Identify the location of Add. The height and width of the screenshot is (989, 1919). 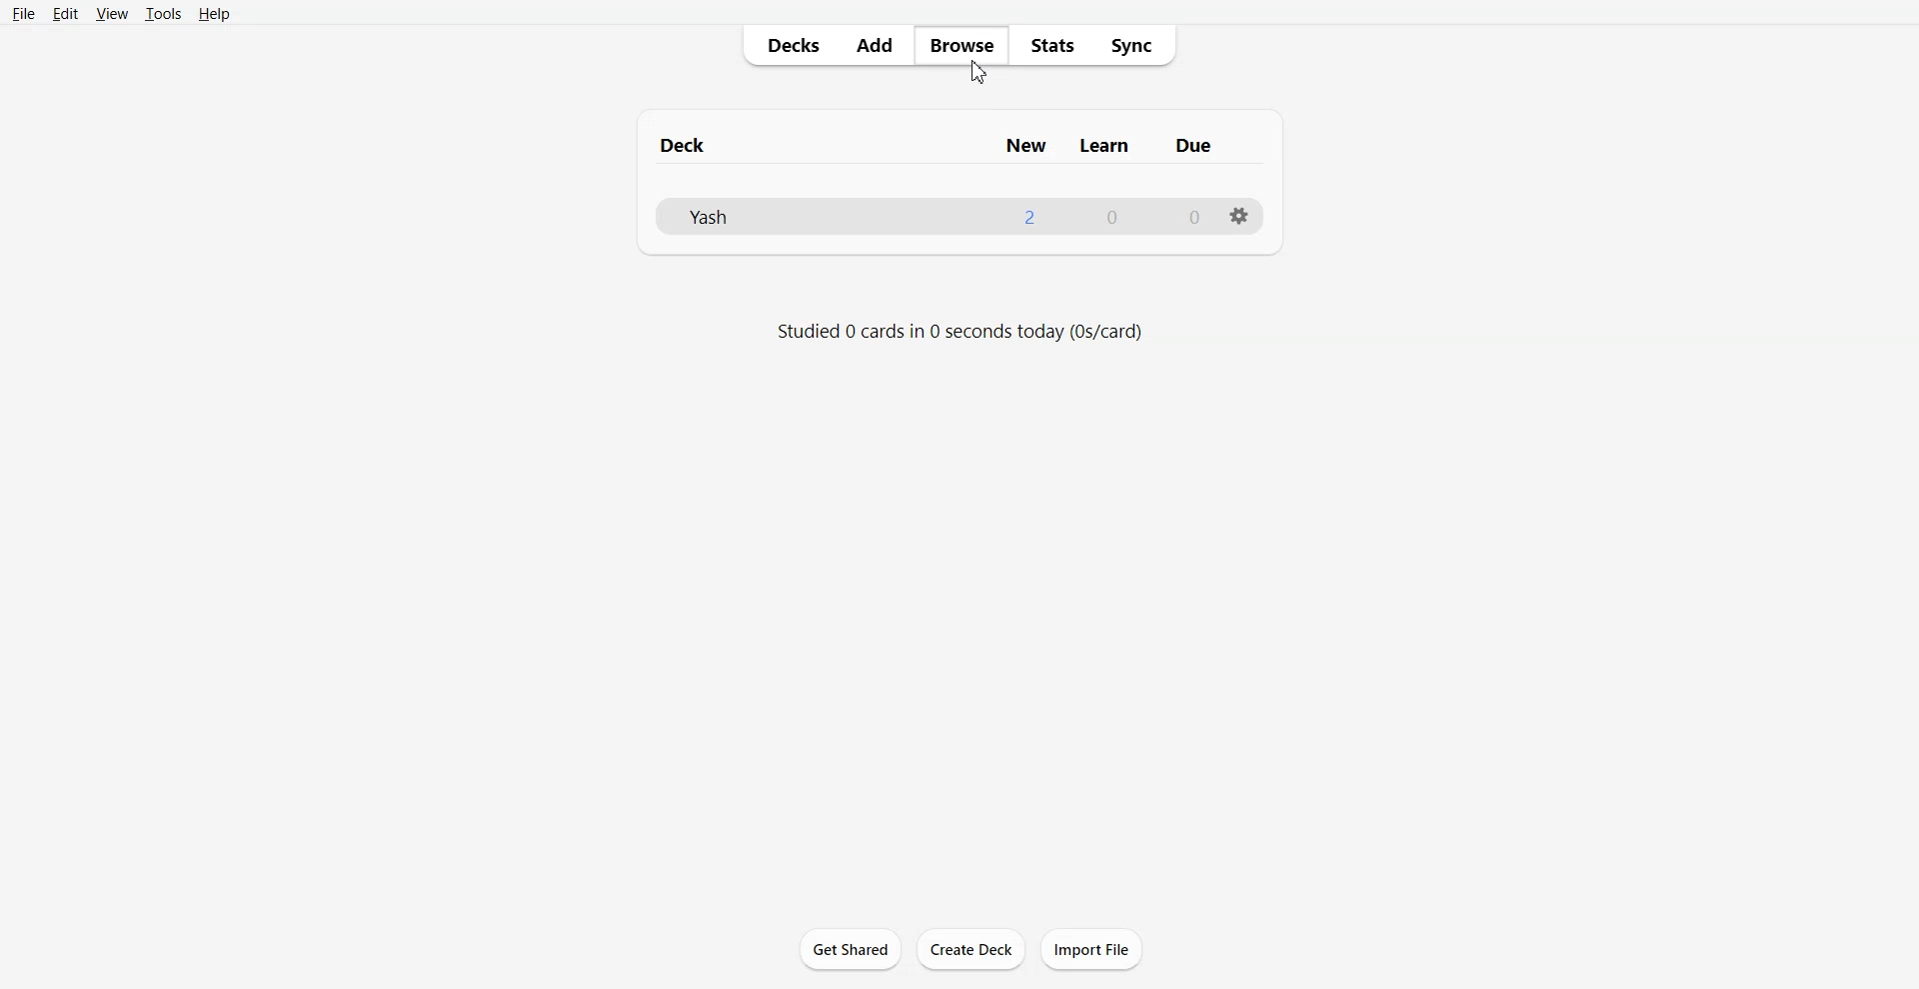
(875, 46).